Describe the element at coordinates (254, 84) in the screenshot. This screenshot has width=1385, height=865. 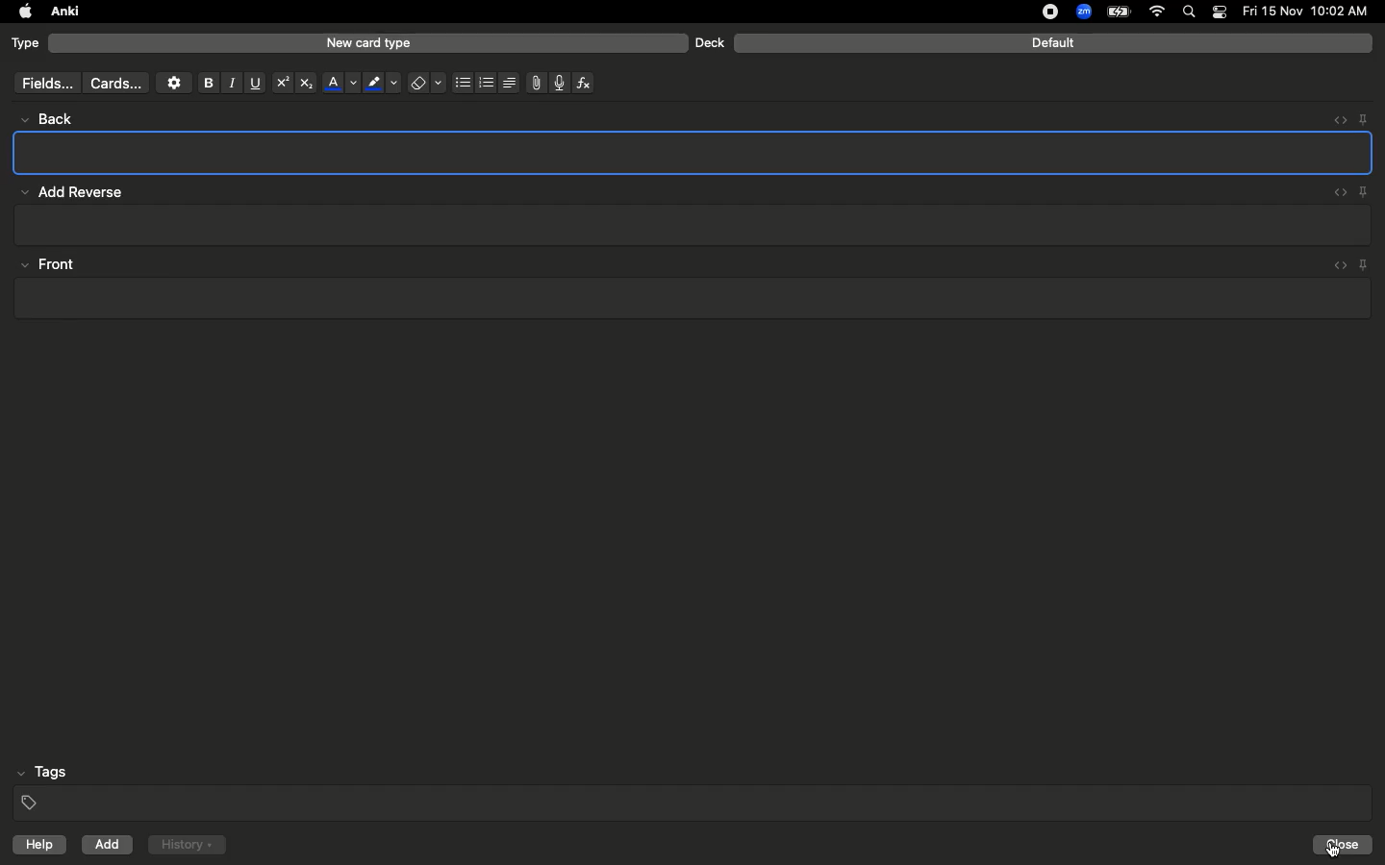
I see `Underline` at that location.